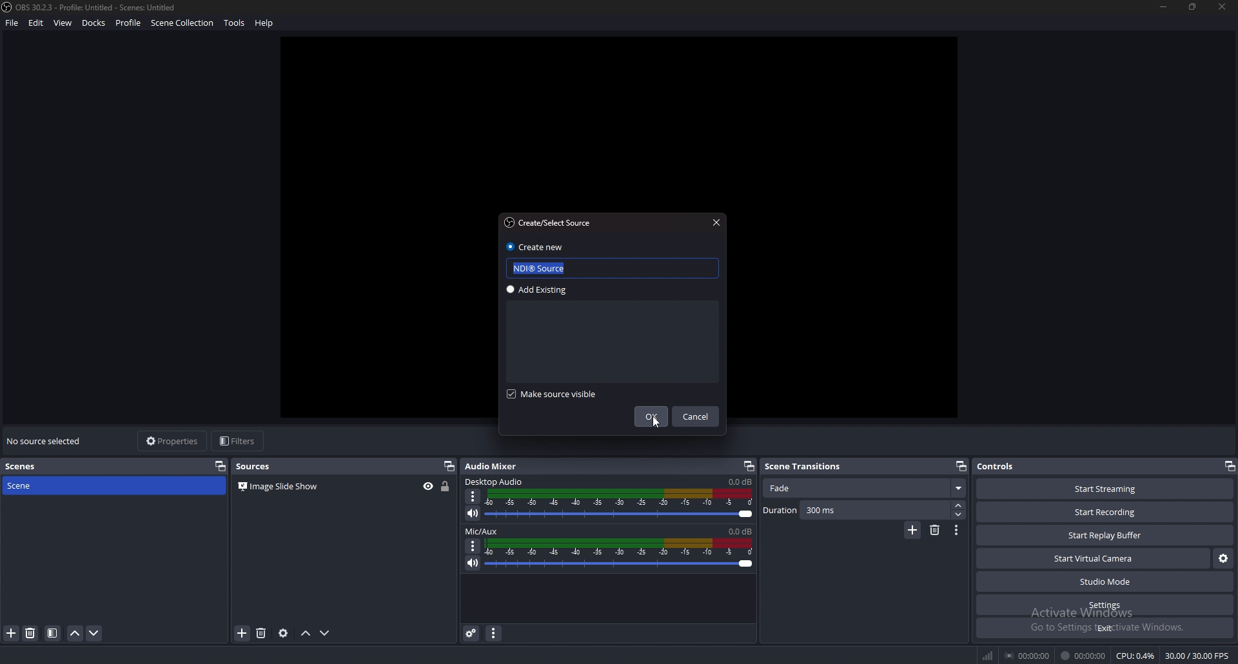  I want to click on start recording, so click(1105, 512).